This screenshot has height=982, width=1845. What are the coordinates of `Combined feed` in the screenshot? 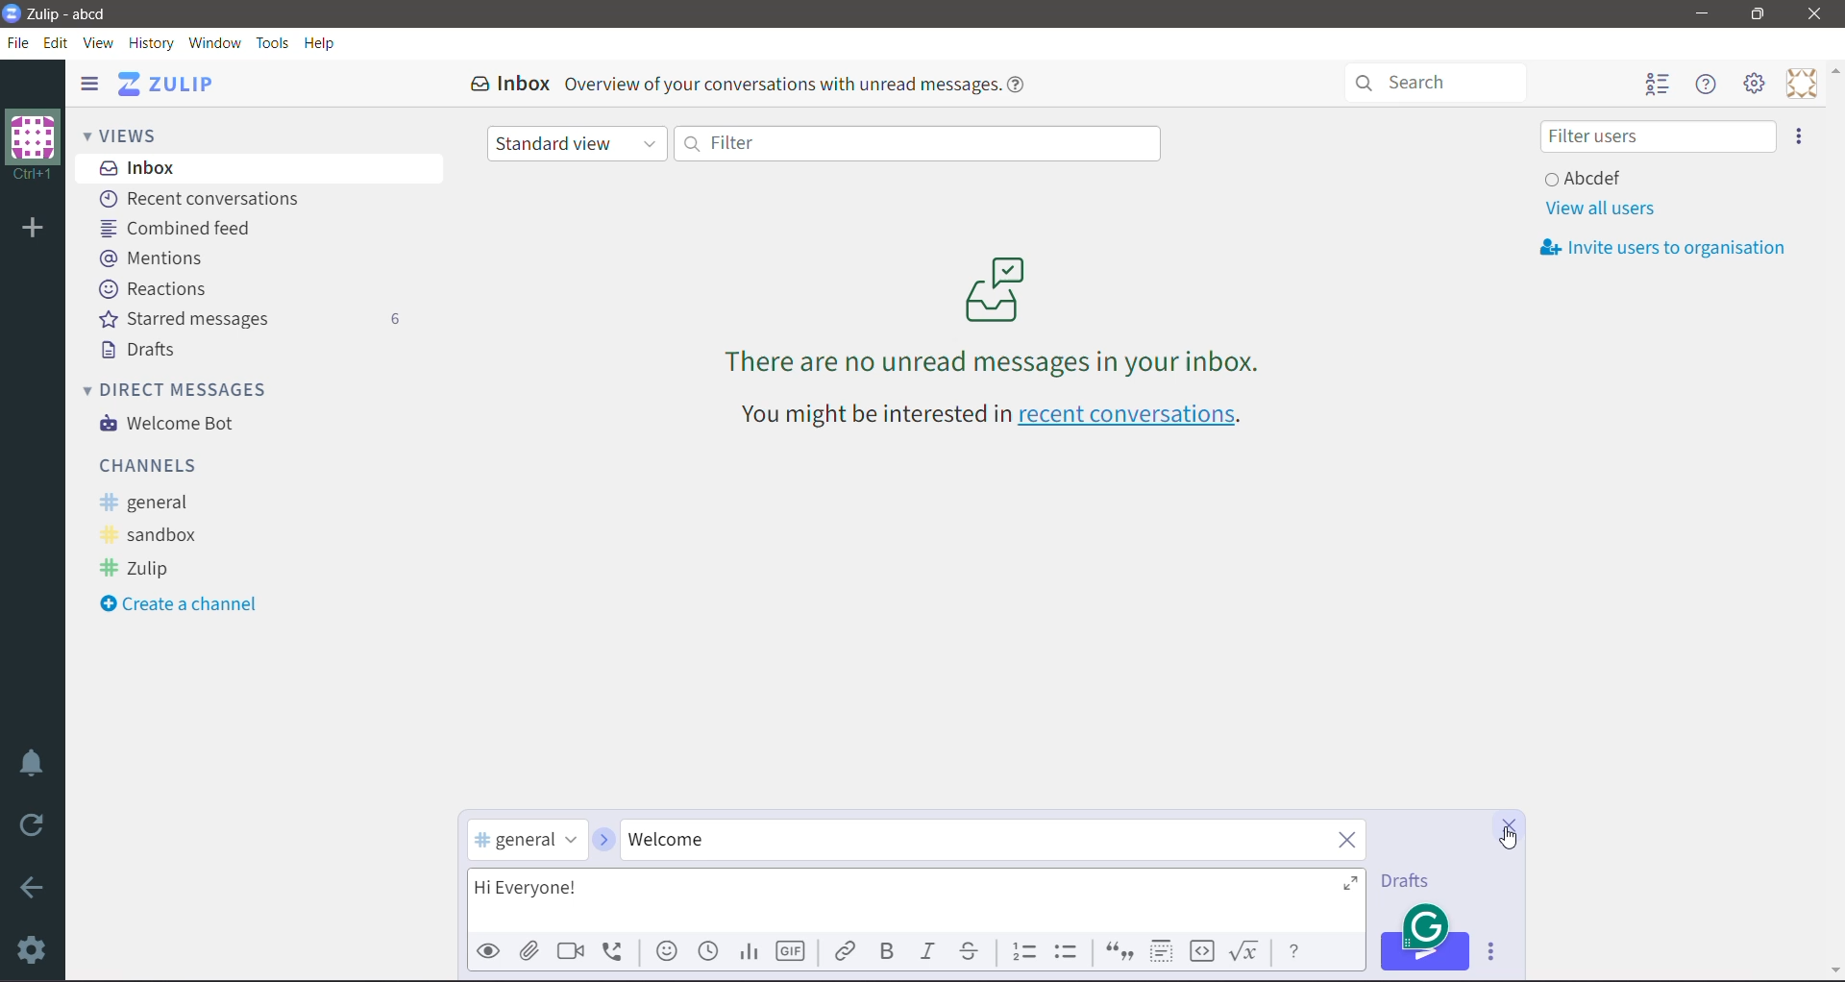 It's located at (183, 228).